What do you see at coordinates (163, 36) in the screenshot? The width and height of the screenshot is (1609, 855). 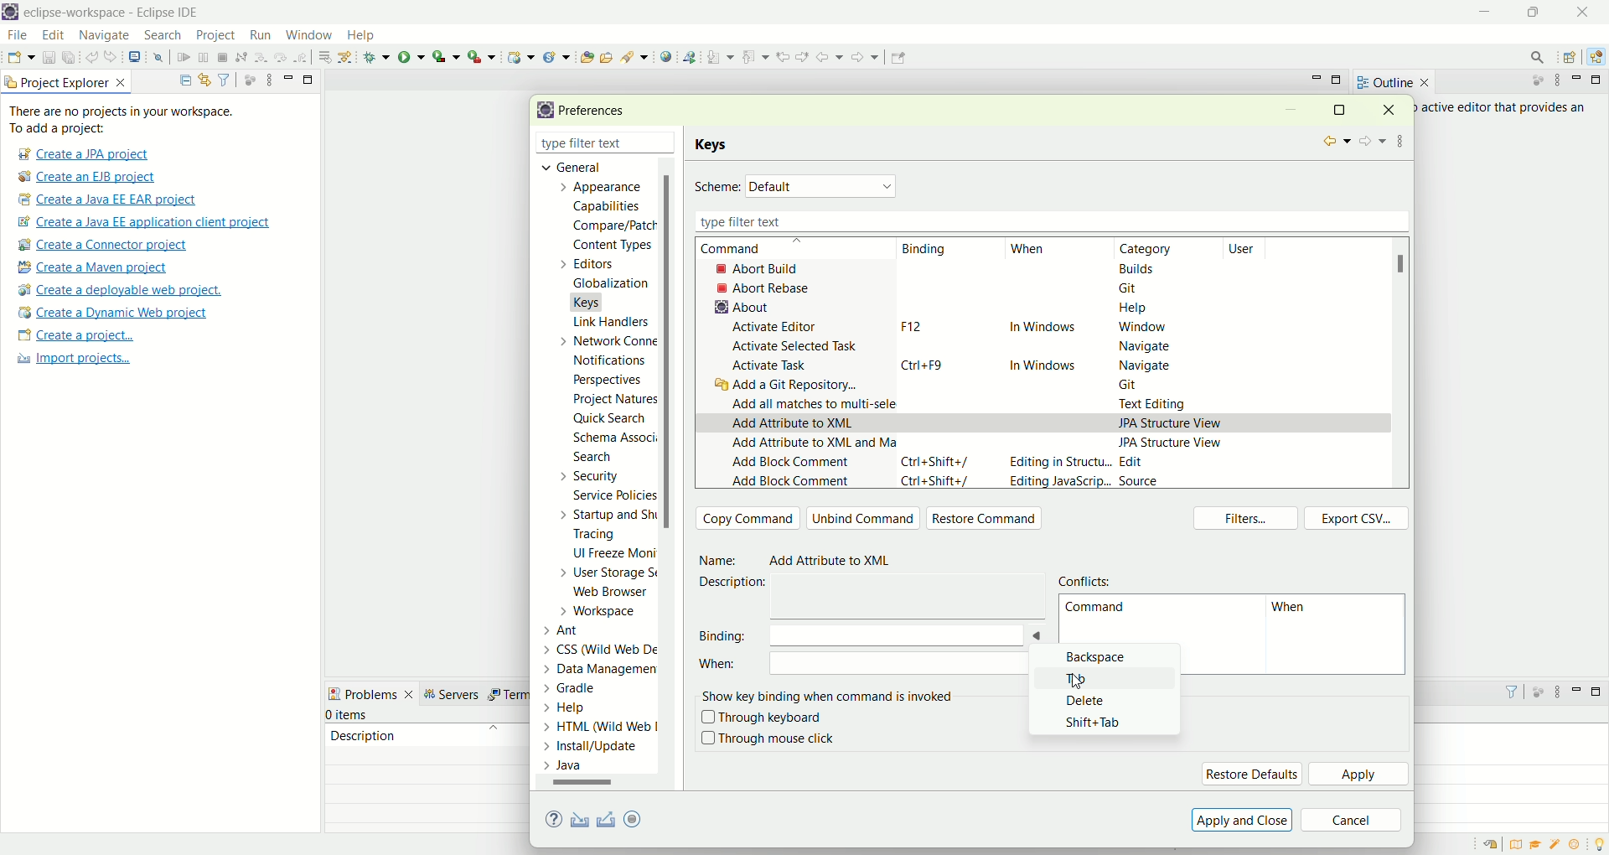 I see `search` at bounding box center [163, 36].